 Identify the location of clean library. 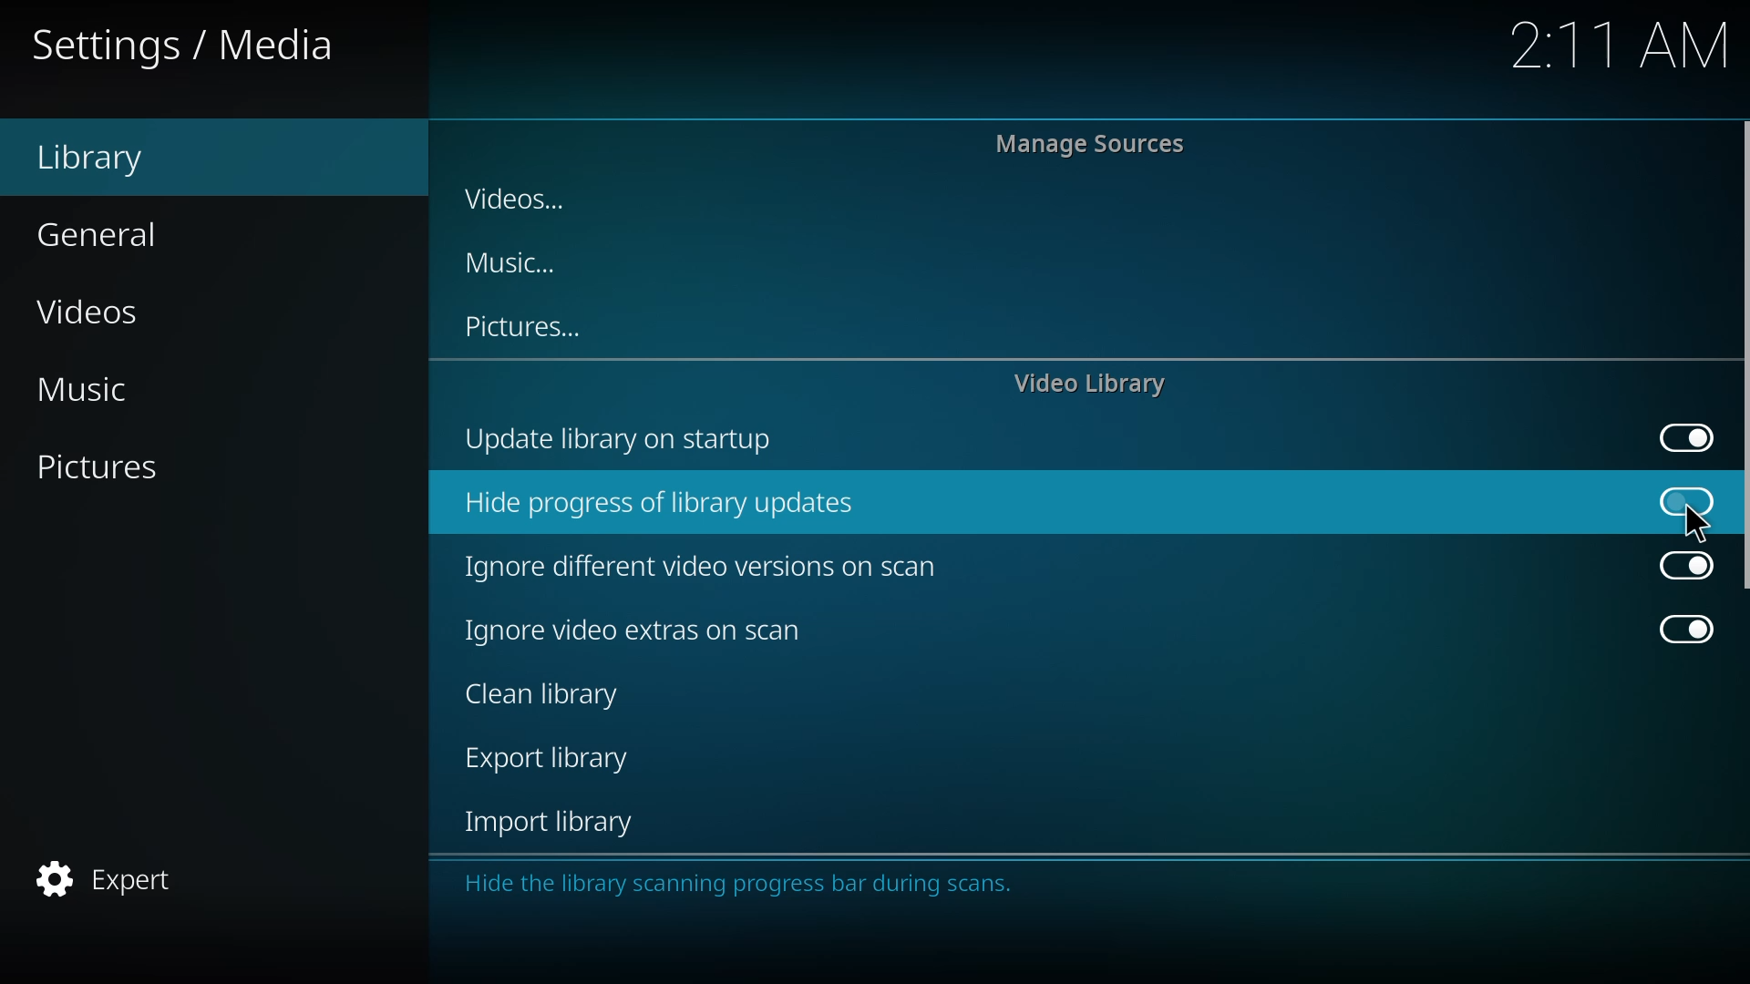
(540, 696).